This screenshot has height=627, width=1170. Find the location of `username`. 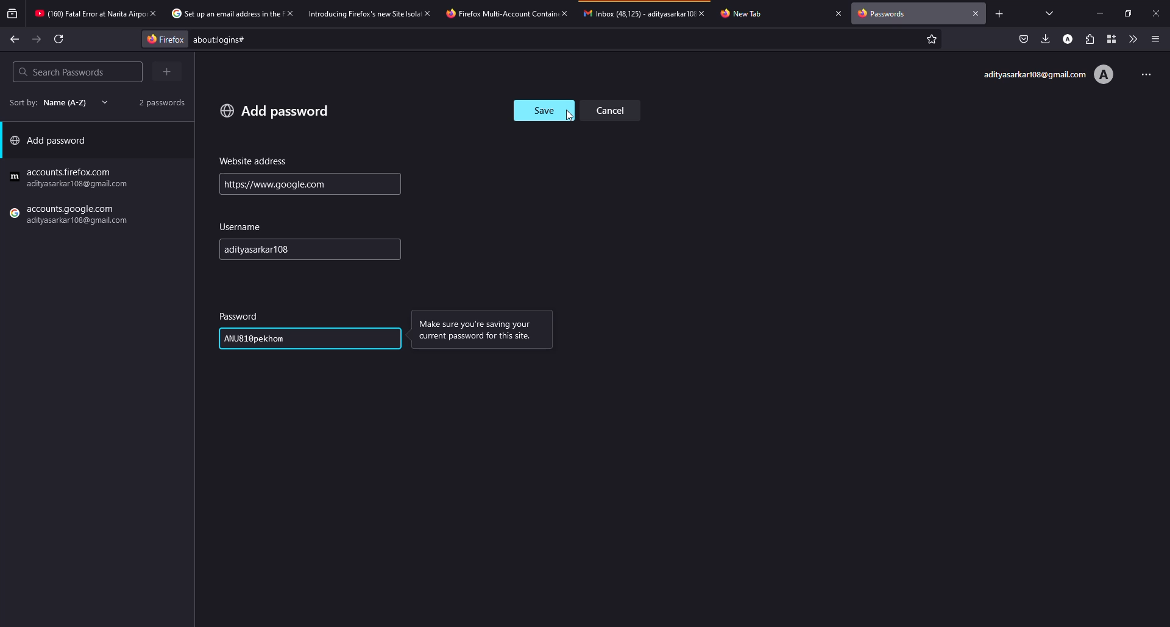

username is located at coordinates (267, 250).